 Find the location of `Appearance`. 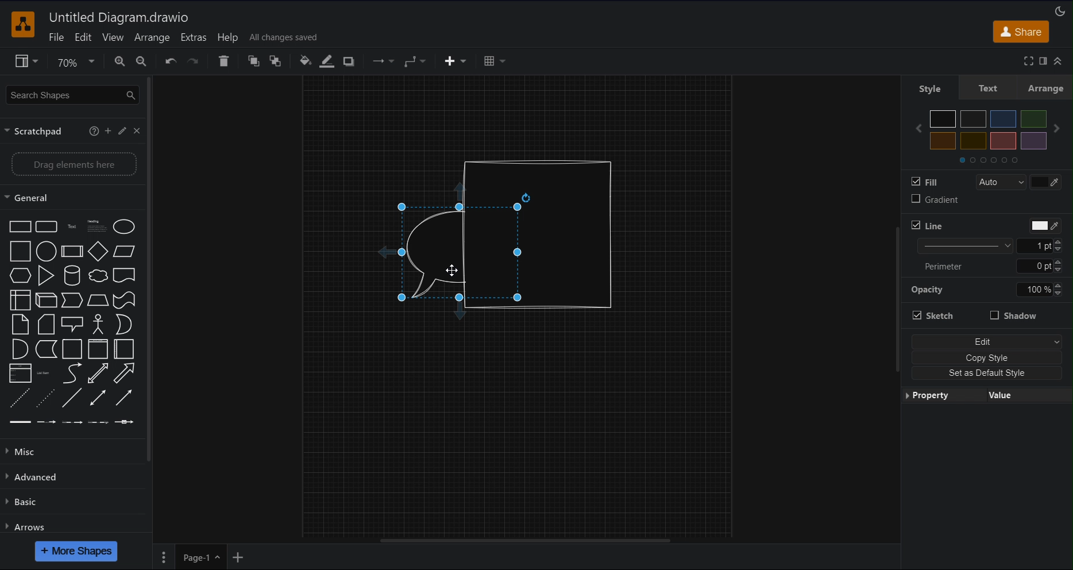

Appearance is located at coordinates (1060, 11).